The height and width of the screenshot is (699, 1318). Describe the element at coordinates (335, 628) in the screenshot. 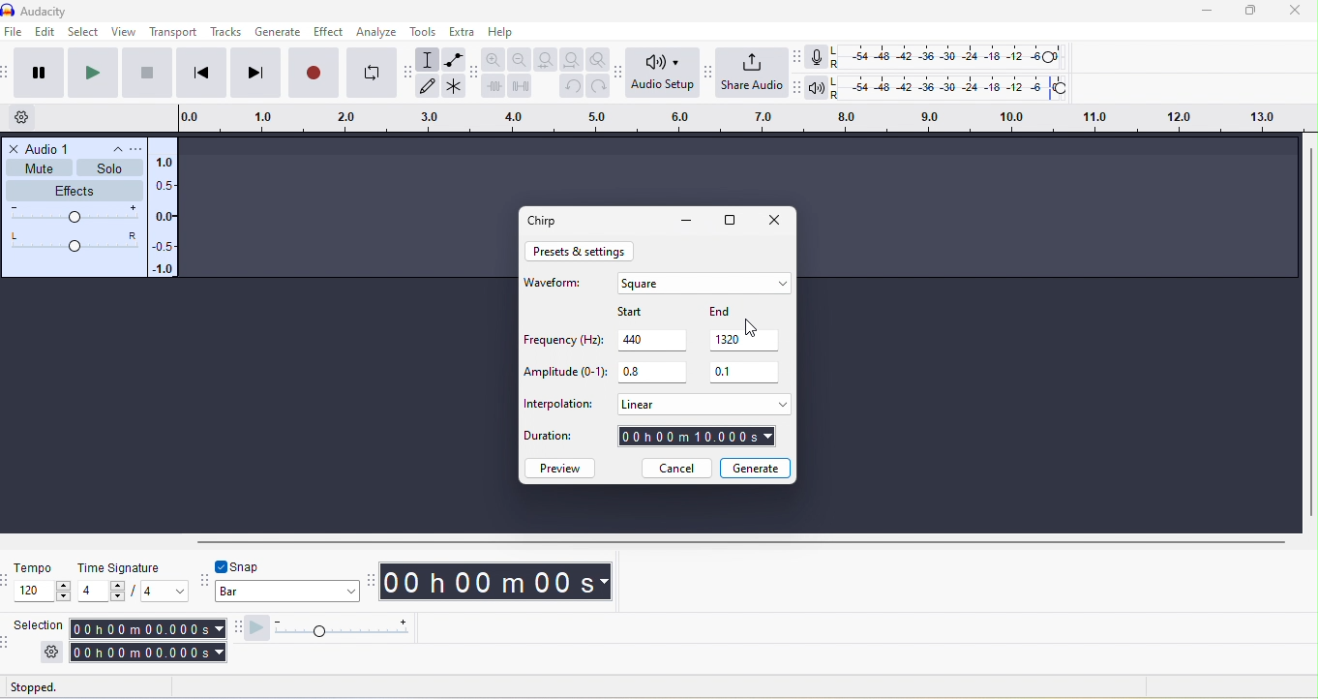

I see `play at speed` at that location.